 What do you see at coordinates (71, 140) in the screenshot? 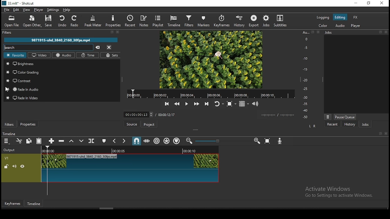
I see `lift` at bounding box center [71, 140].